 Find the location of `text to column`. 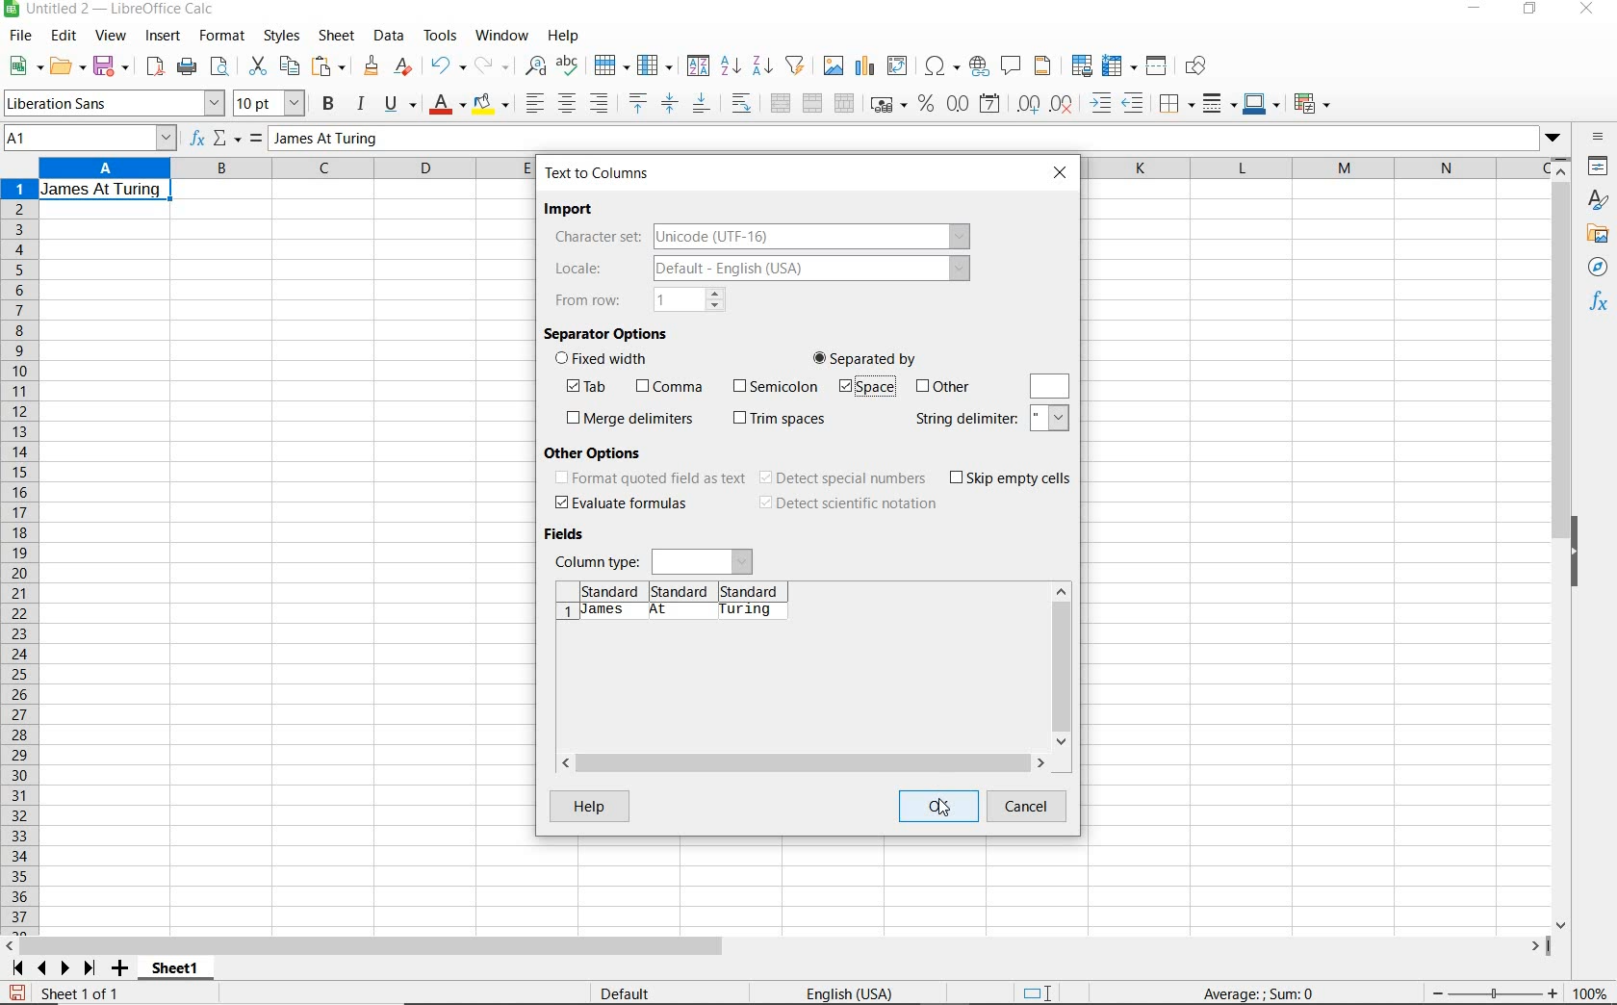

text to column is located at coordinates (599, 173).